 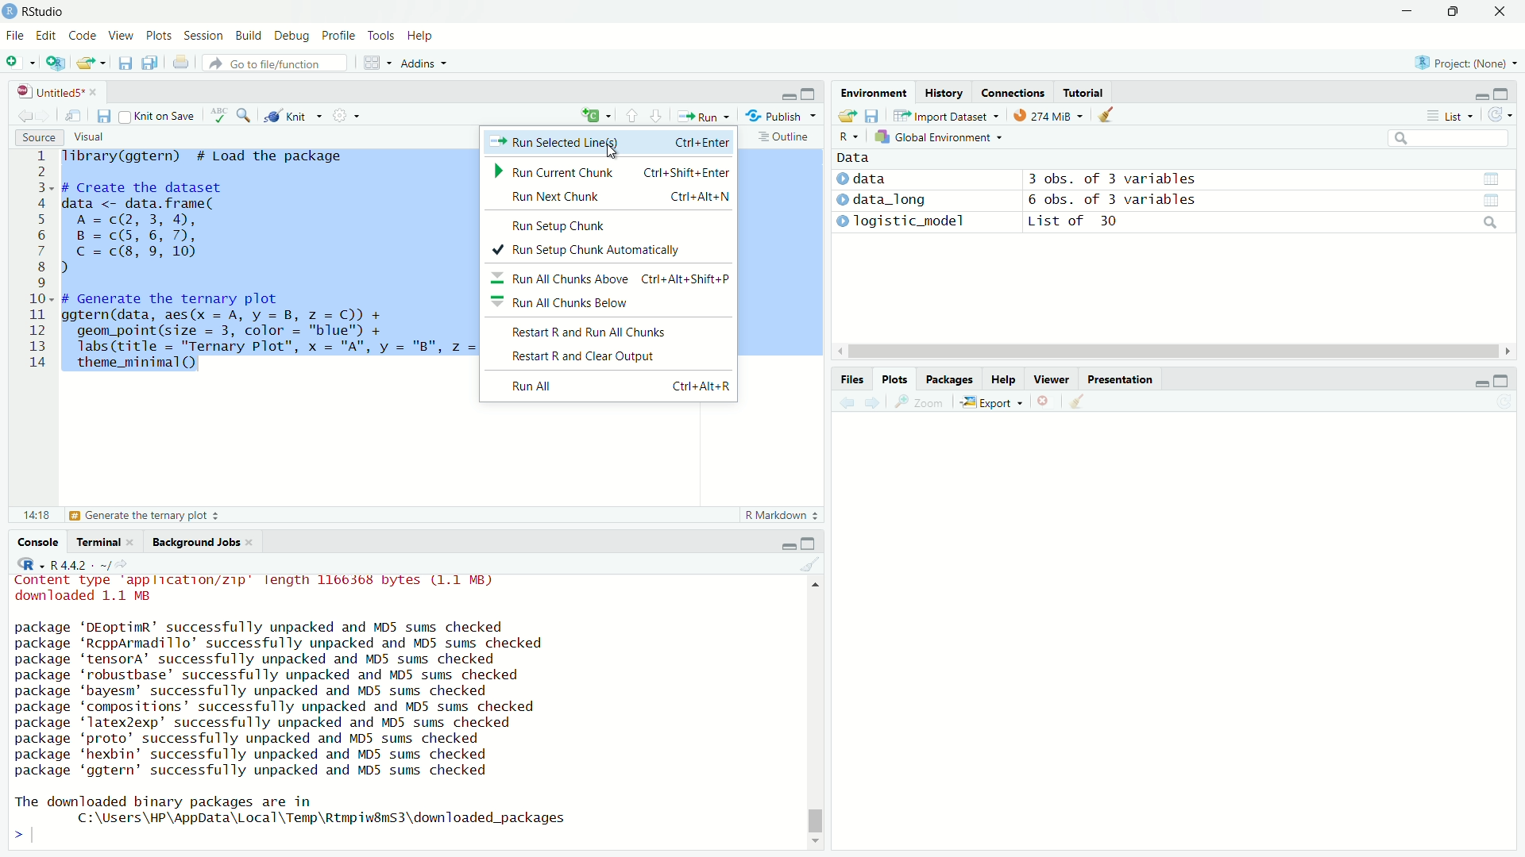 I want to click on Visual, so click(x=87, y=136).